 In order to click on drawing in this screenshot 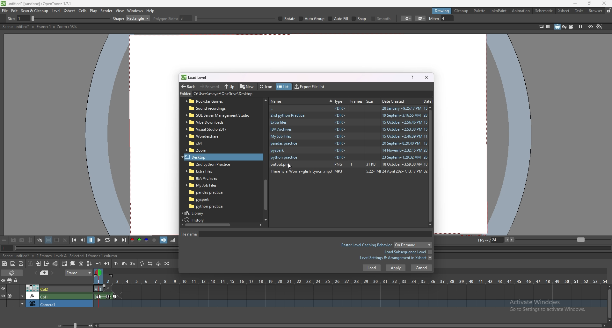, I will do `click(442, 10)`.